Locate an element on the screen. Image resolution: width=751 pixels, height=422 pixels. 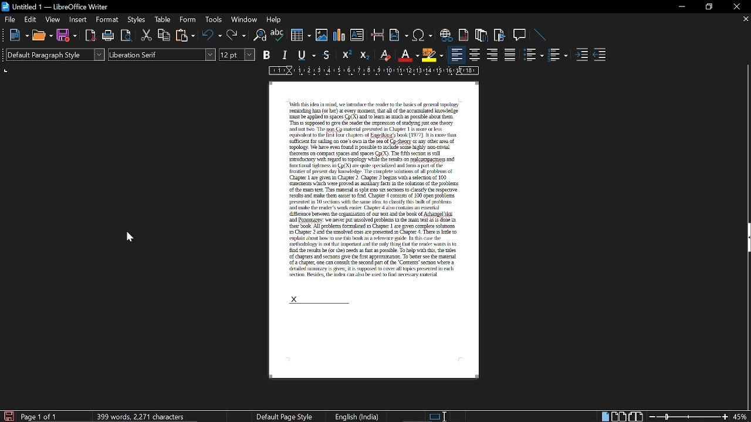
multiple page view is located at coordinates (619, 417).